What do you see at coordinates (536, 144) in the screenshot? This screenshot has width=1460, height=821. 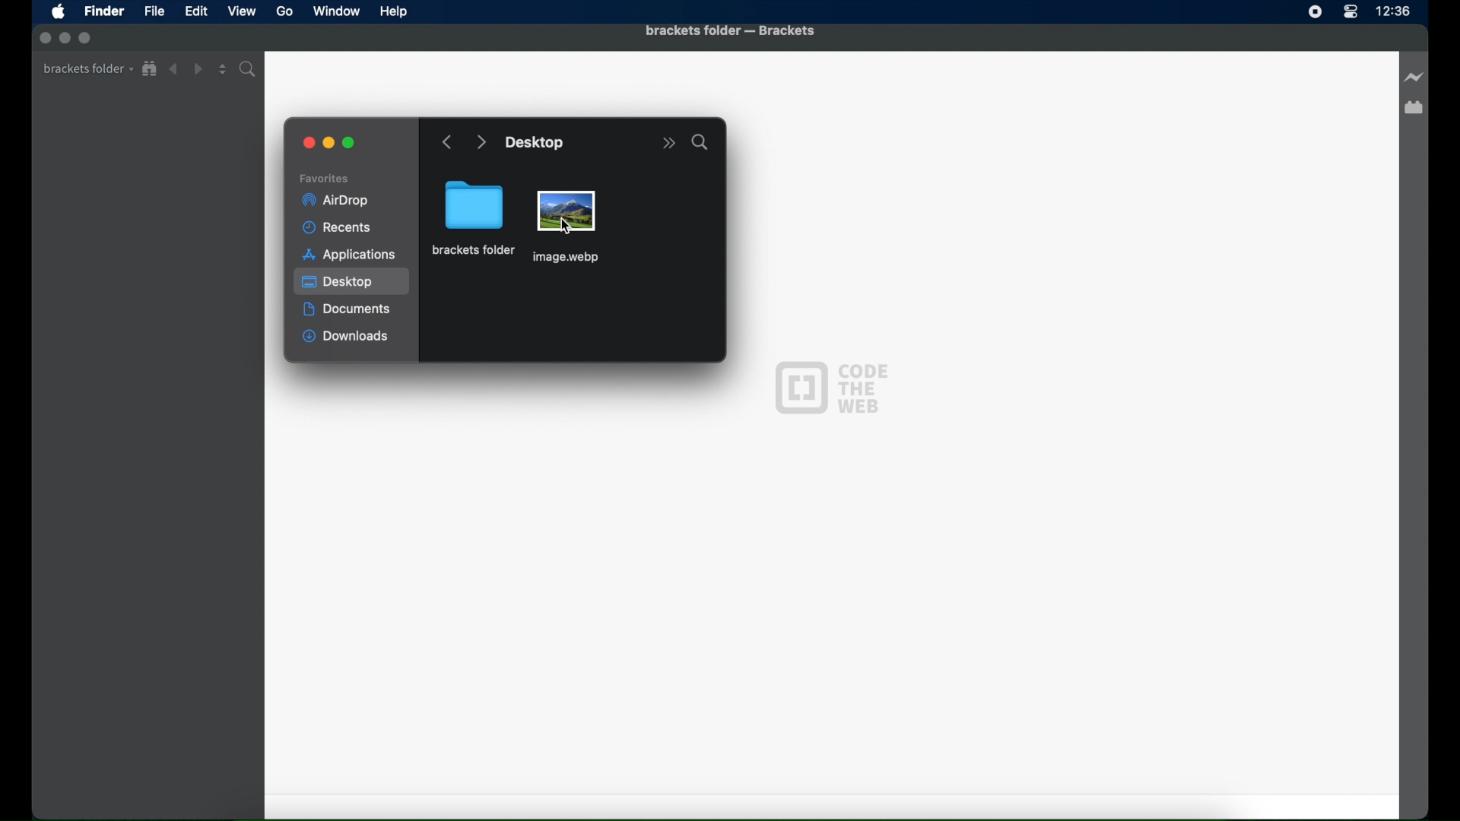 I see `desktop` at bounding box center [536, 144].